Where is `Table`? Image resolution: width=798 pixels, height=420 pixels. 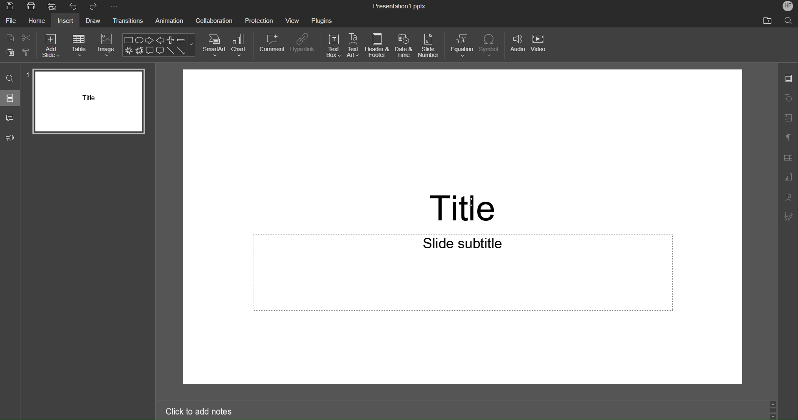
Table is located at coordinates (788, 158).